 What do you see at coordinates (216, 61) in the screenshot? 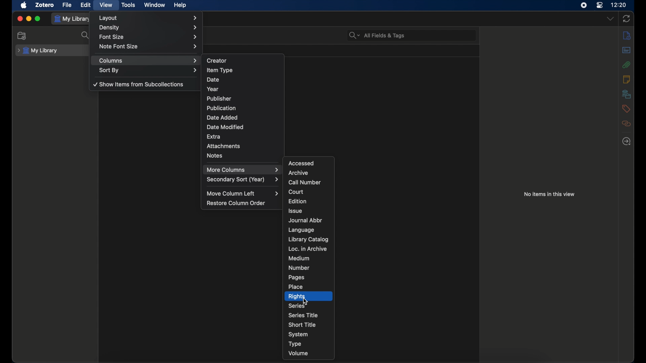
I see `creator` at bounding box center [216, 61].